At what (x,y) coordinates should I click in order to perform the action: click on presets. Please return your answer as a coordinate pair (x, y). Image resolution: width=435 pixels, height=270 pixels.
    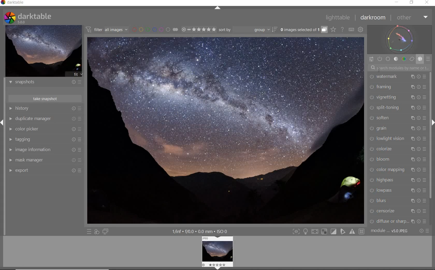
    Looking at the image, I should click on (426, 222).